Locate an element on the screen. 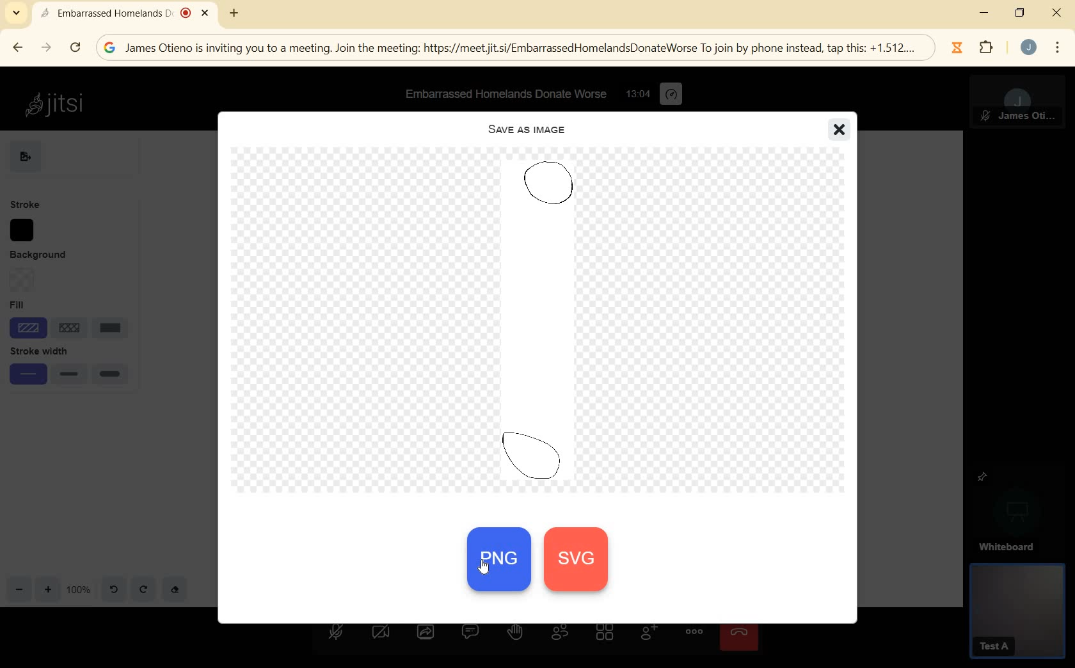 Image resolution: width=1075 pixels, height=668 pixels. Jibble is located at coordinates (957, 47).